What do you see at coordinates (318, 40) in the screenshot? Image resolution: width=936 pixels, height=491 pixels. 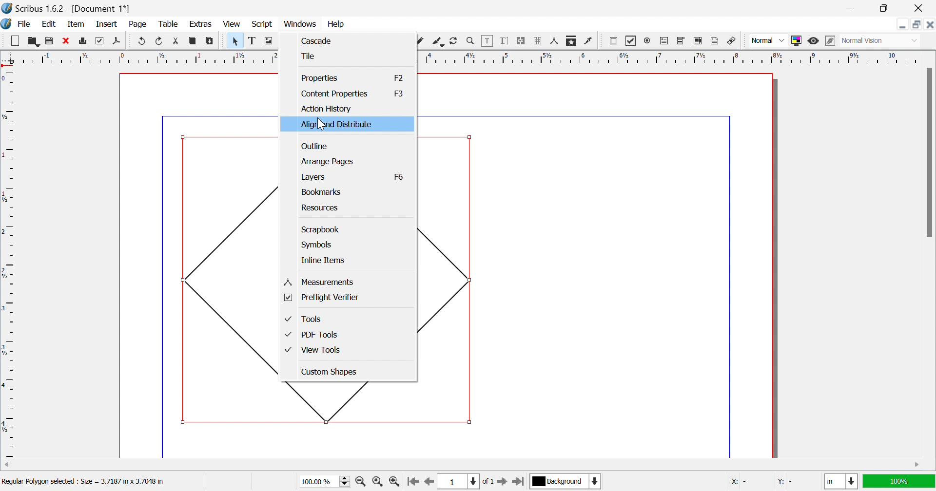 I see `Cascade` at bounding box center [318, 40].